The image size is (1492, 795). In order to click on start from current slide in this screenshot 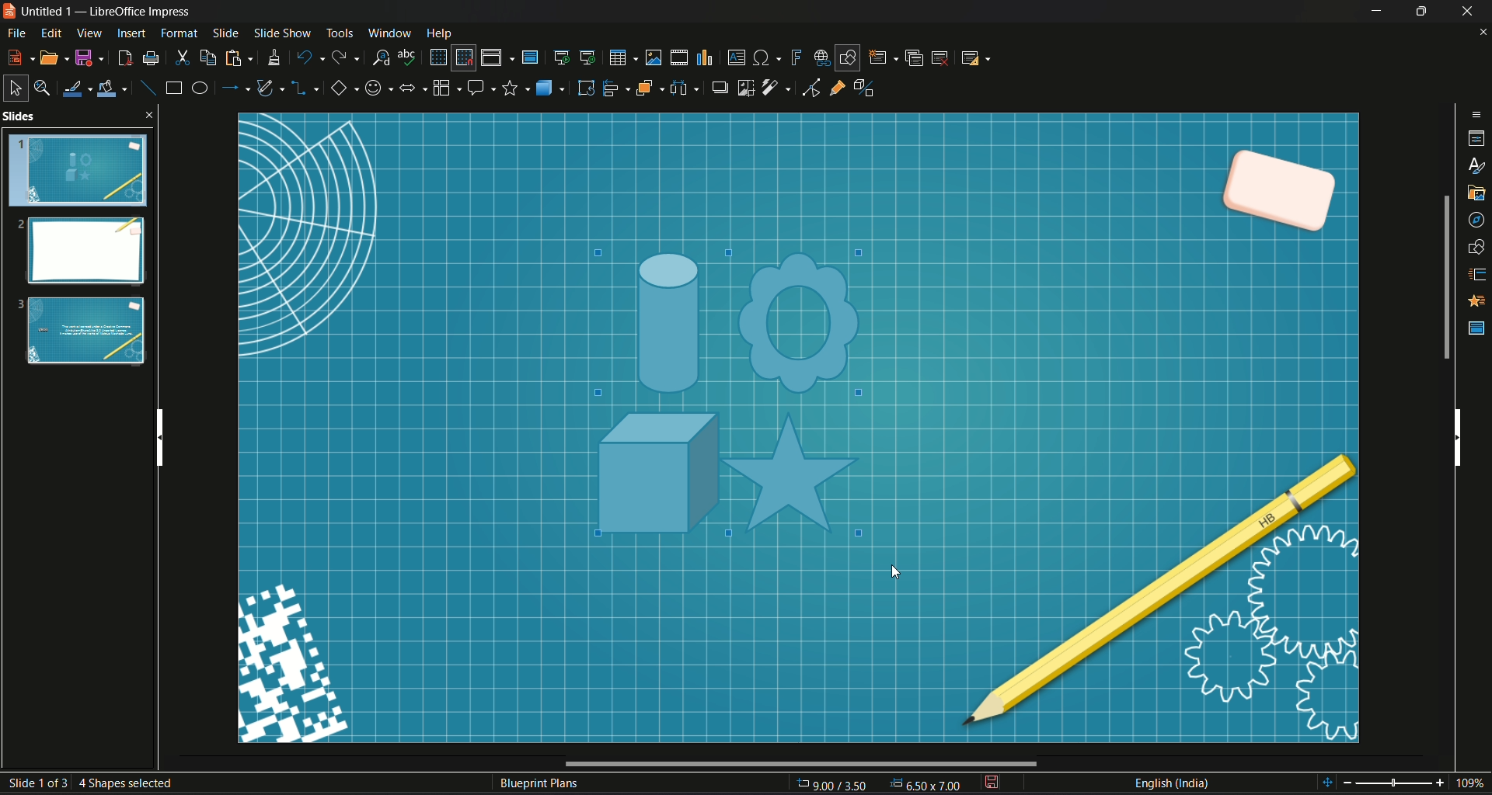, I will do `click(589, 57)`.